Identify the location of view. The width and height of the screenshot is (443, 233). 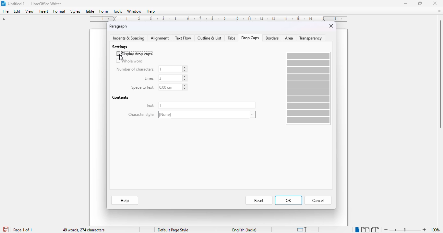
(29, 11).